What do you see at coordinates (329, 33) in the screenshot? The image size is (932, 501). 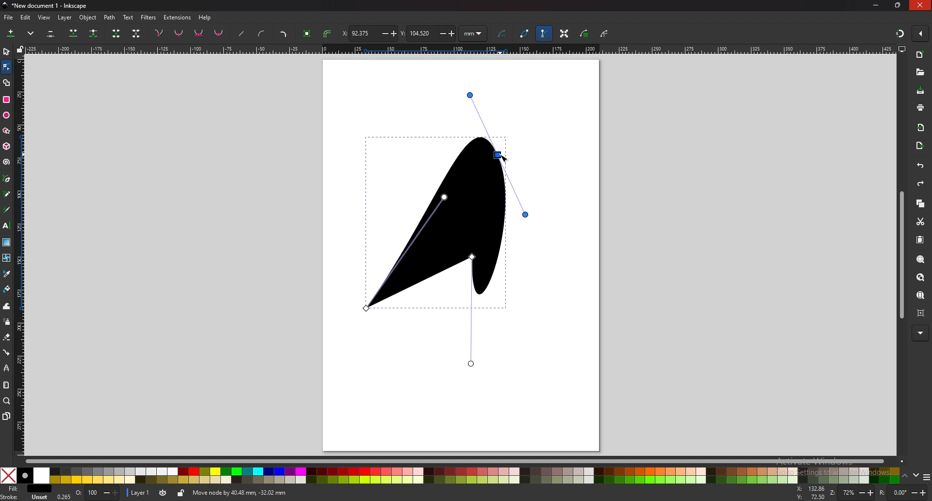 I see `stroke to path` at bounding box center [329, 33].